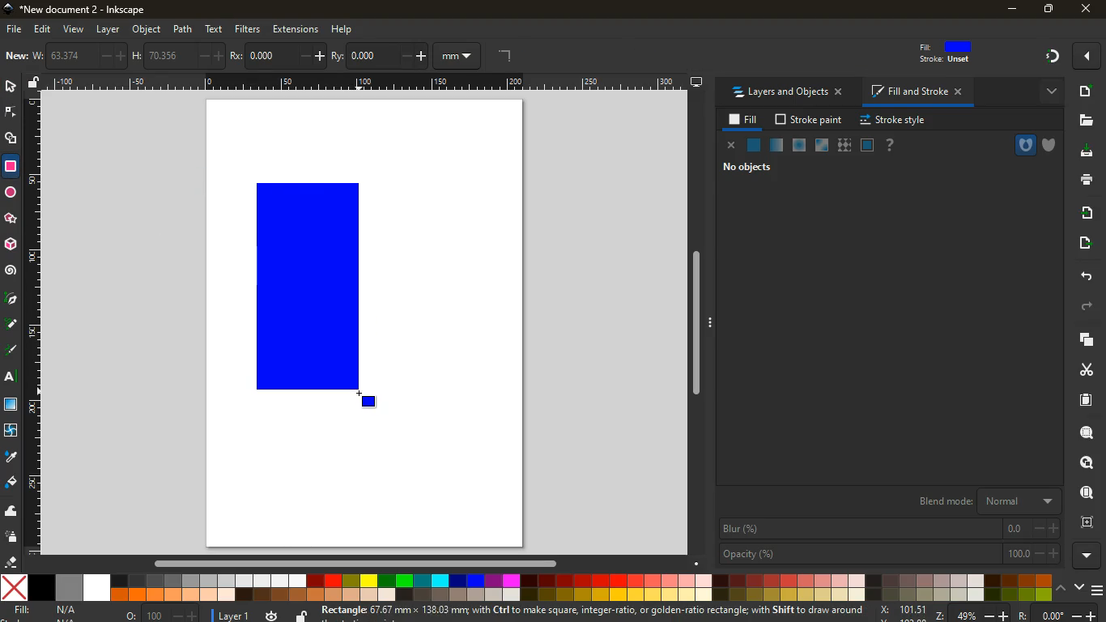  I want to click on path, so click(182, 29).